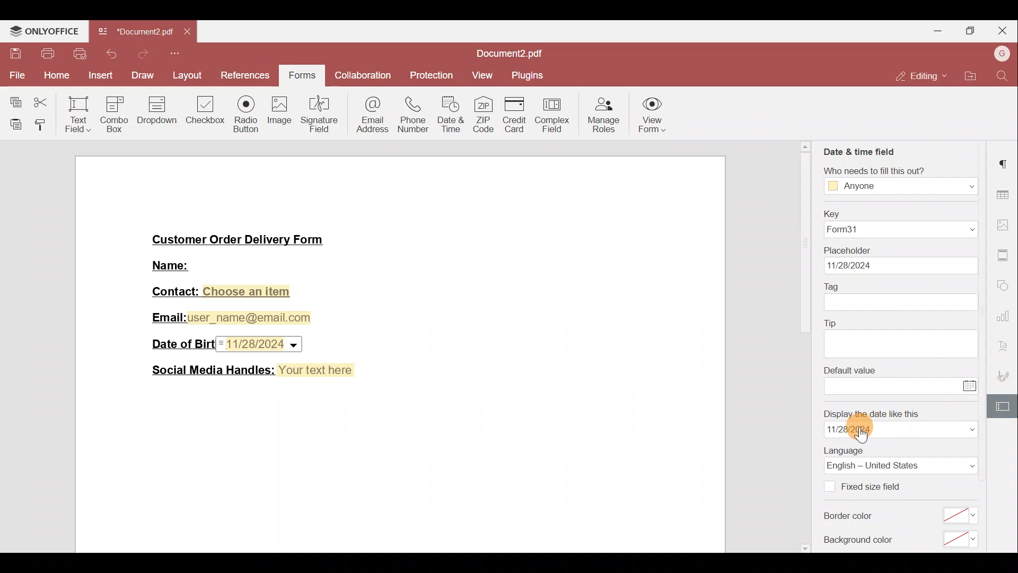 This screenshot has width=1018, height=573. Describe the element at coordinates (902, 303) in the screenshot. I see `tag` at that location.